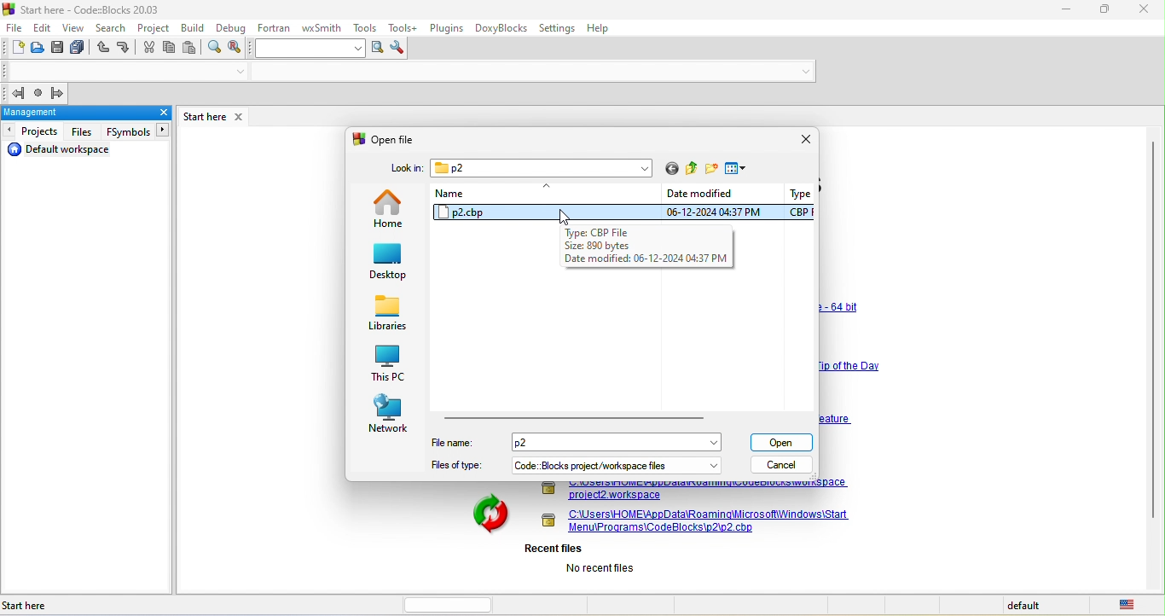 Image resolution: width=1165 pixels, height=616 pixels. Describe the element at coordinates (379, 48) in the screenshot. I see `run search` at that location.